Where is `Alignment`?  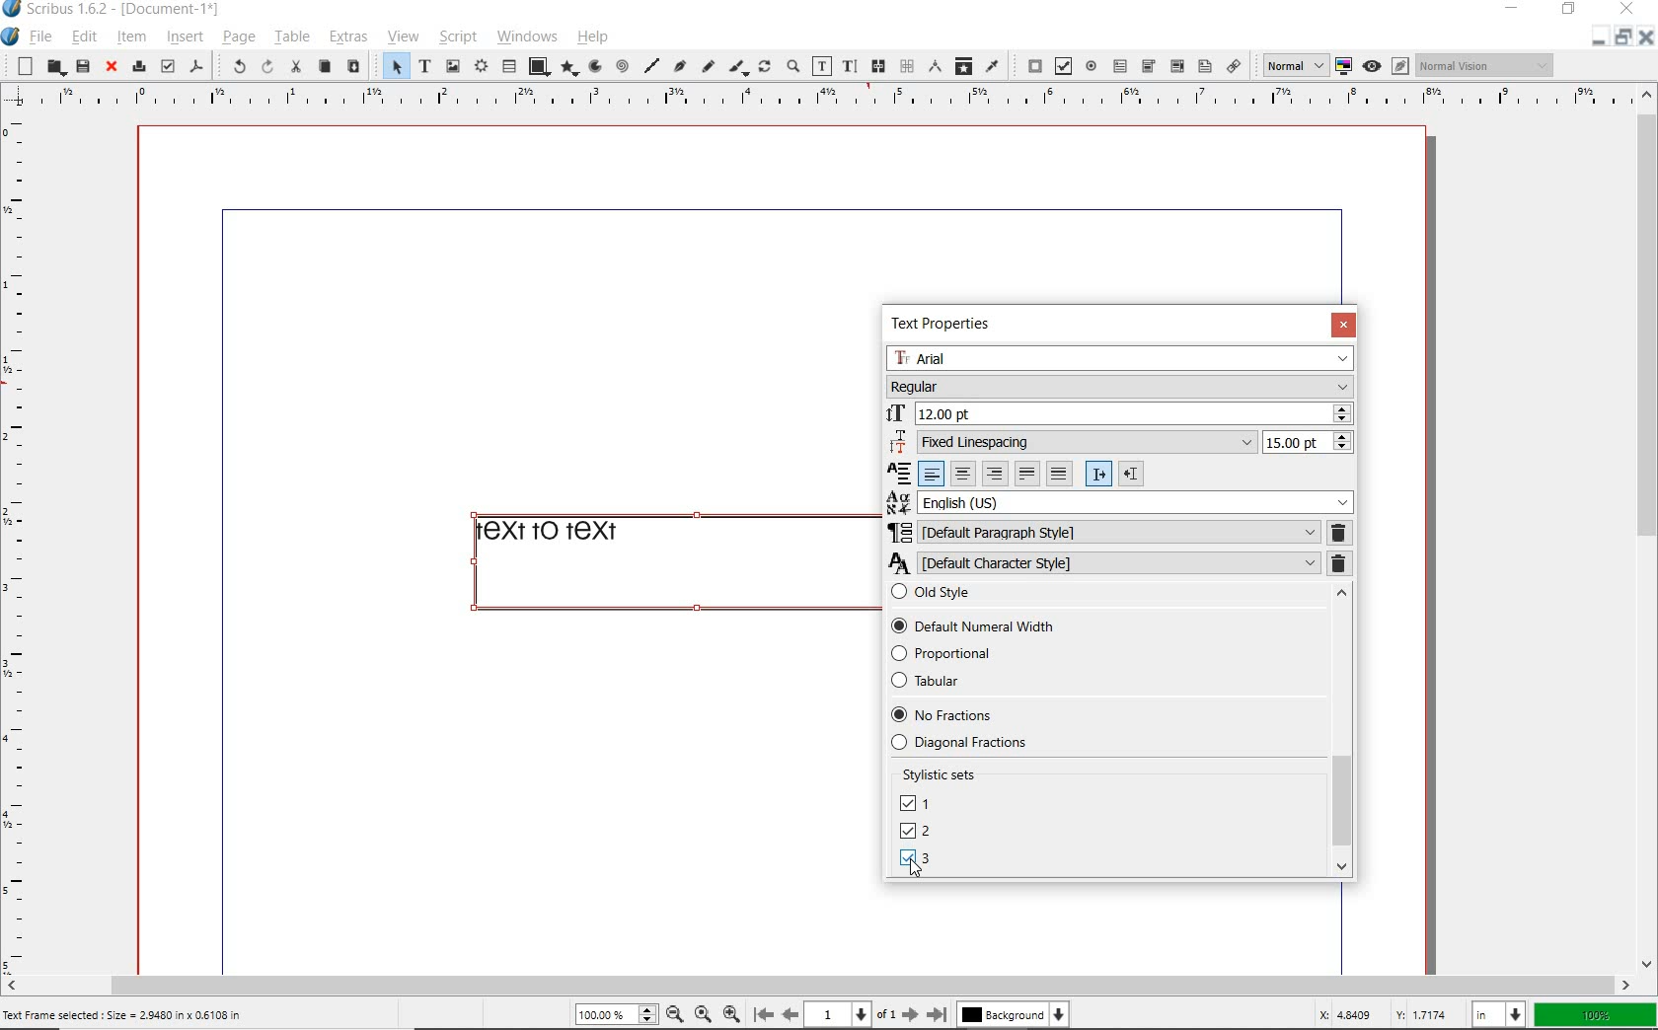 Alignment is located at coordinates (902, 475).